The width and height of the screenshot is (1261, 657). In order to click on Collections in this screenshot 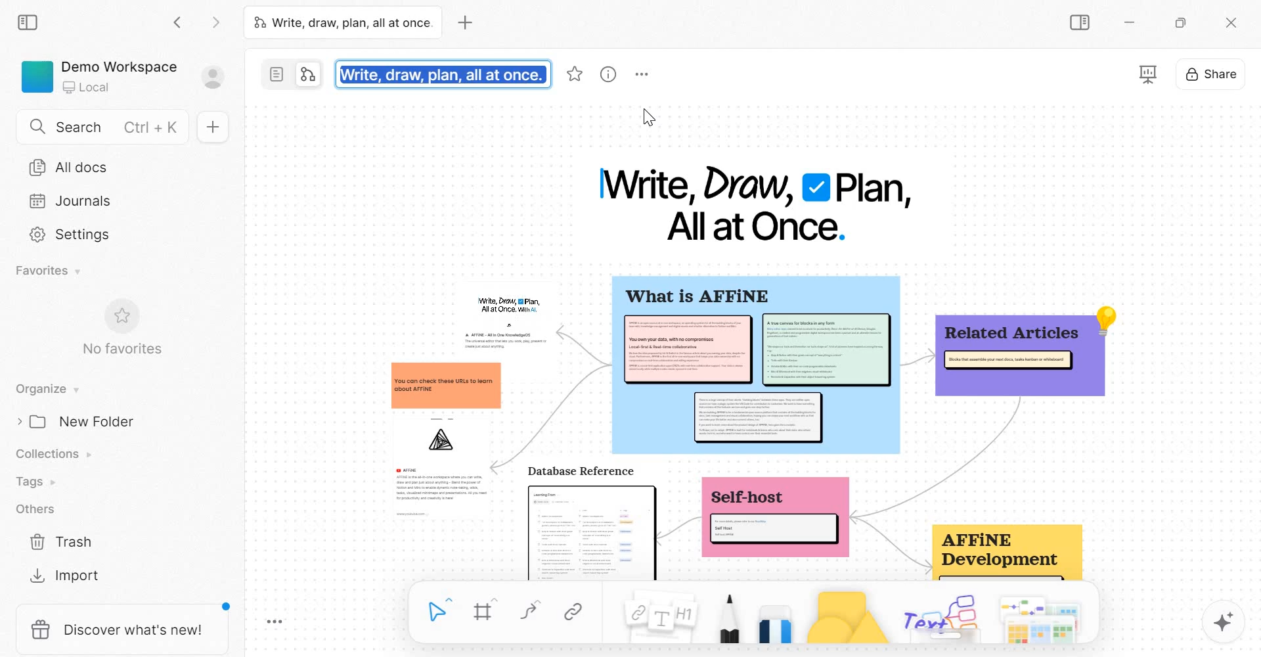, I will do `click(54, 453)`.